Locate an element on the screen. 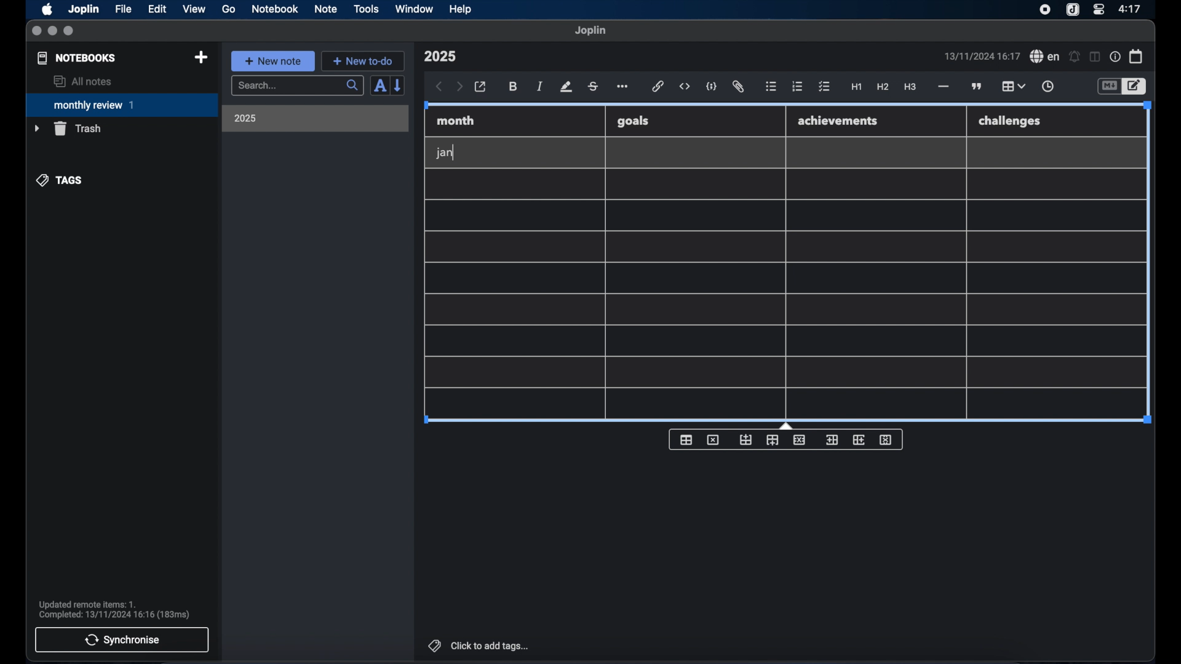  insert column before is located at coordinates (832, 440).